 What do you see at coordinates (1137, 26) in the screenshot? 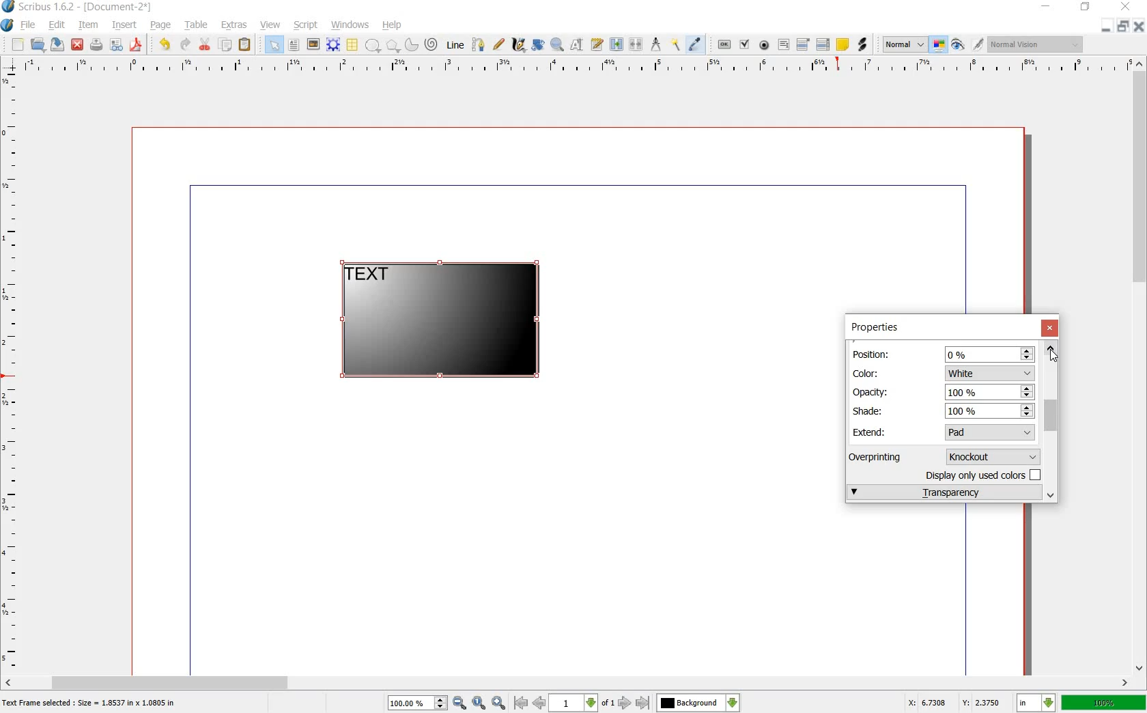
I see `close` at bounding box center [1137, 26].